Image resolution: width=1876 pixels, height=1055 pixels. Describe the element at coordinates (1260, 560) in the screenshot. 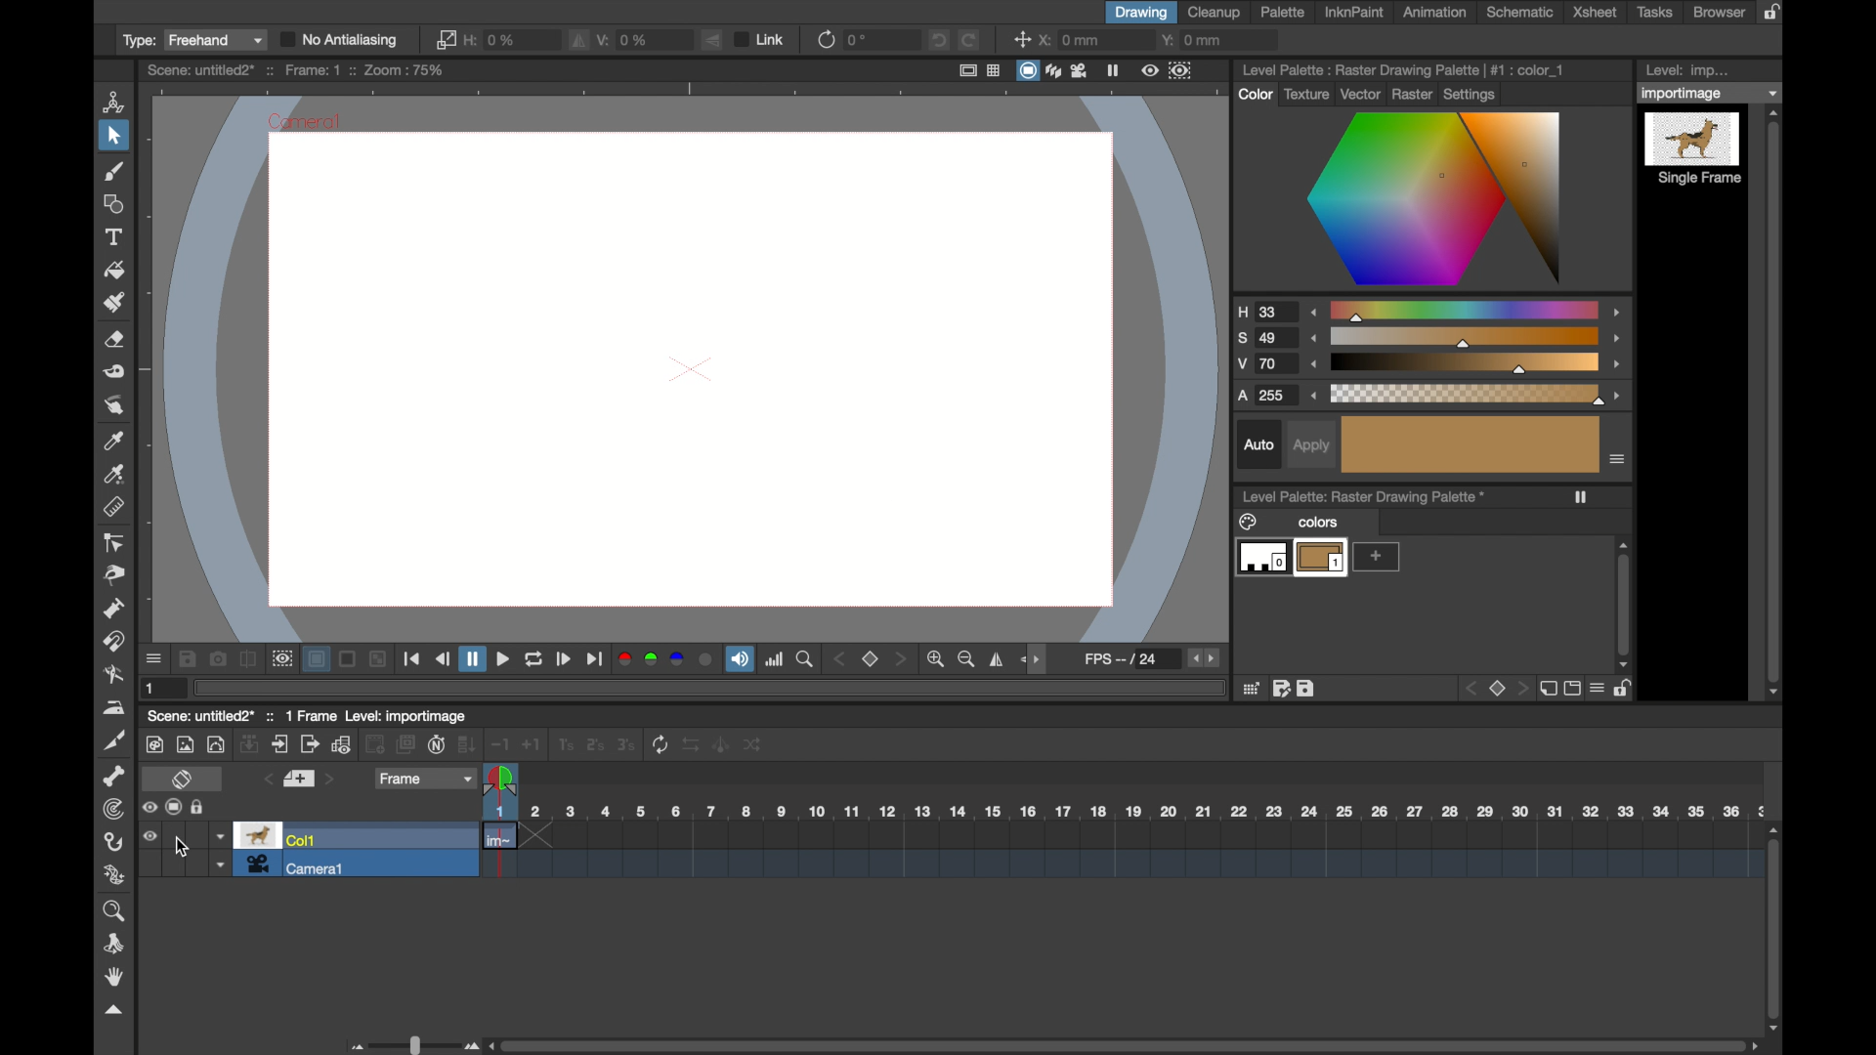

I see `level` at that location.